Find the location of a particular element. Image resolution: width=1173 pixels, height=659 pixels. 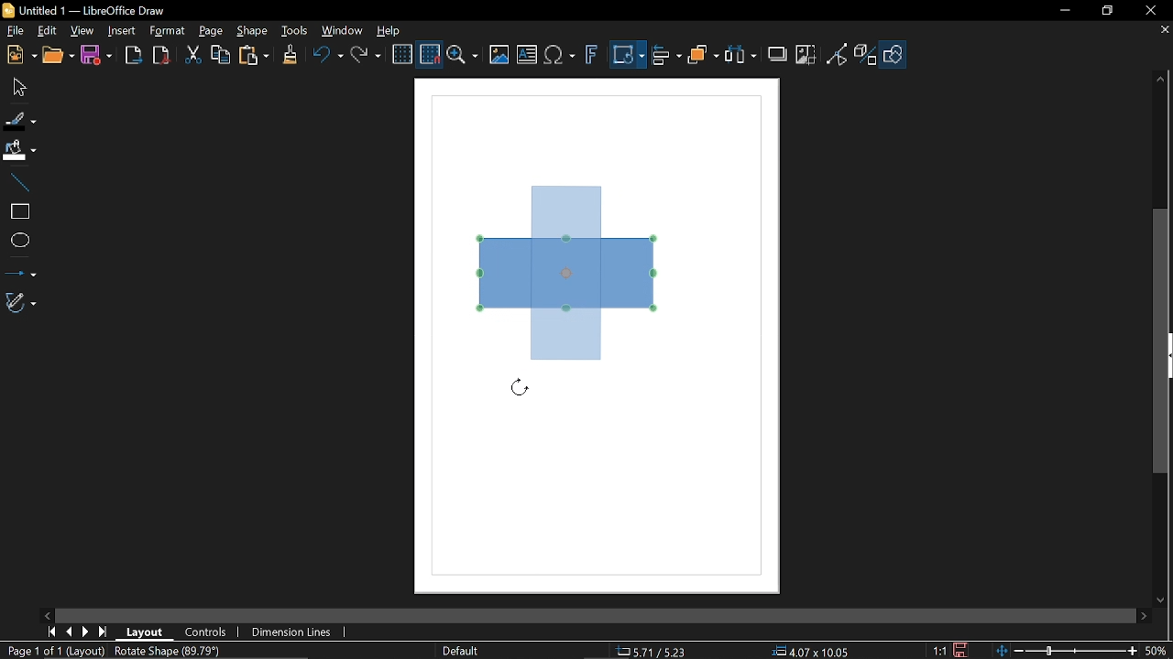

Page is located at coordinates (211, 30).